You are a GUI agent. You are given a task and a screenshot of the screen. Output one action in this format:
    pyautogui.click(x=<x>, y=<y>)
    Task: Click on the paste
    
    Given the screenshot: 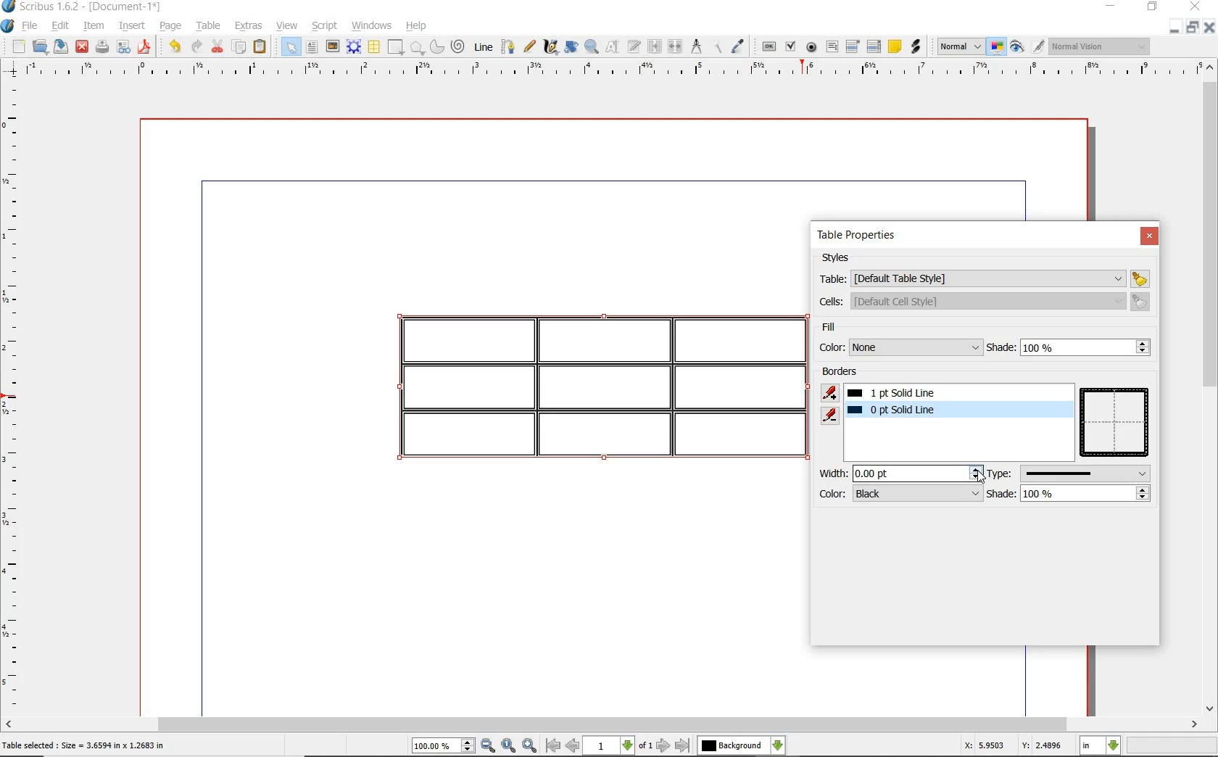 What is the action you would take?
    pyautogui.click(x=261, y=46)
    